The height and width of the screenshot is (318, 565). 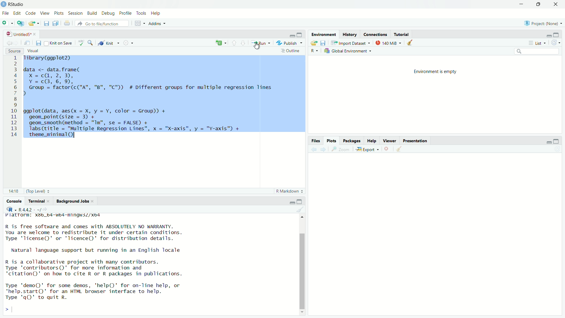 What do you see at coordinates (315, 140) in the screenshot?
I see `` at bounding box center [315, 140].